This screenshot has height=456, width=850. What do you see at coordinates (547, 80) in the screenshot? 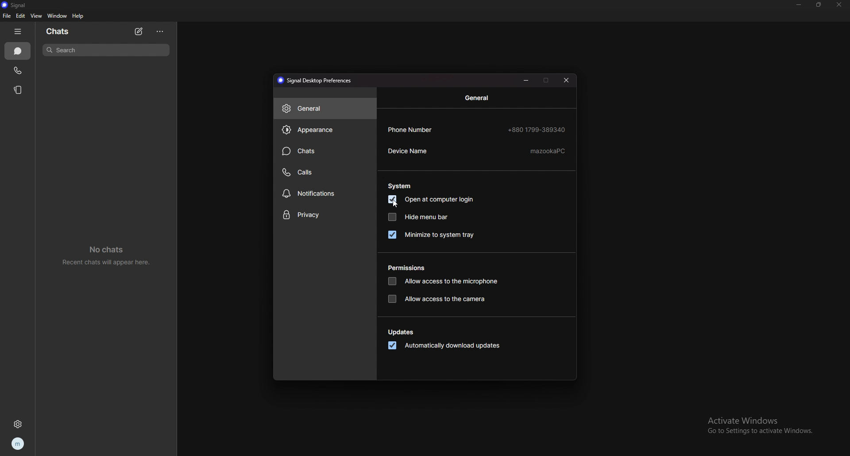
I see `maximize` at bounding box center [547, 80].